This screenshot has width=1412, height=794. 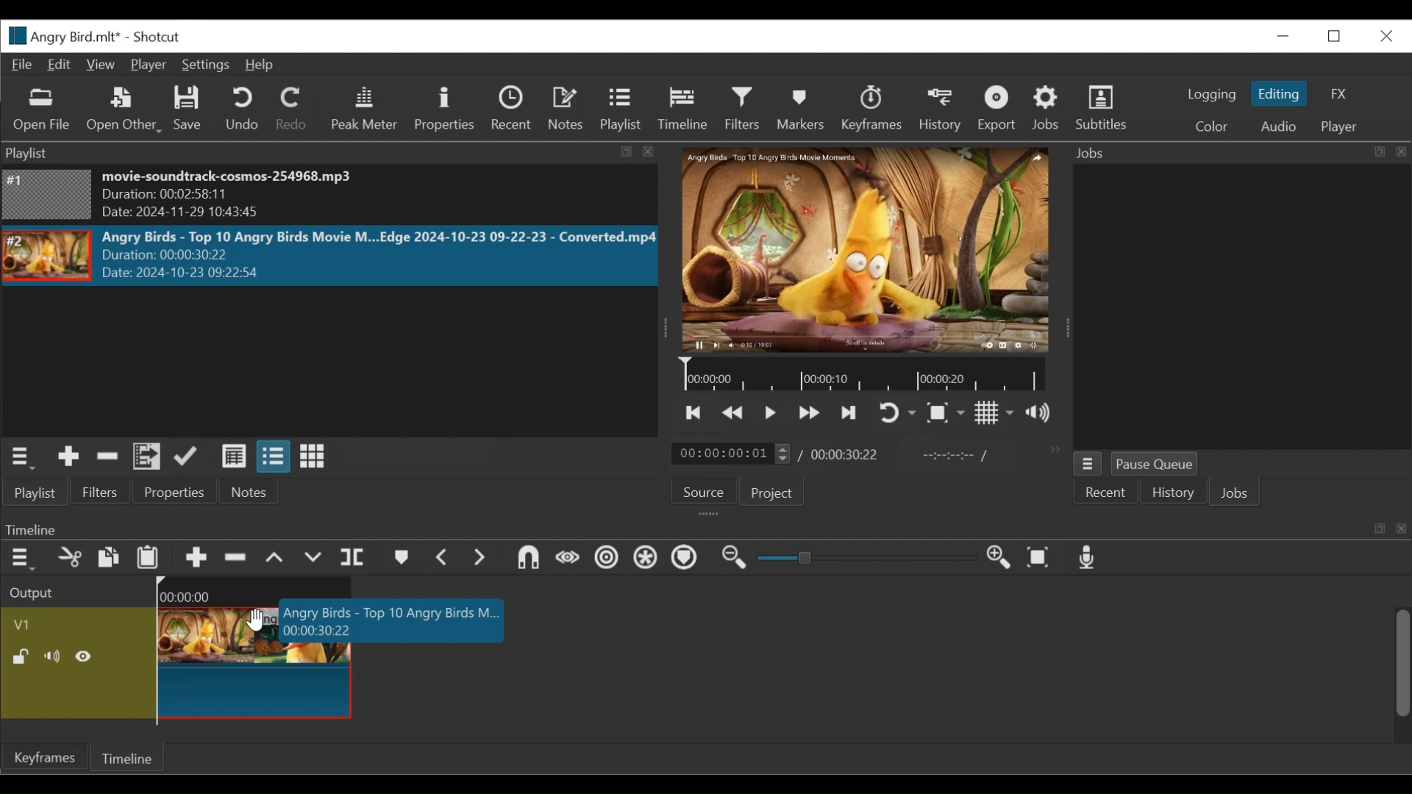 I want to click on Show volume control, so click(x=1043, y=415).